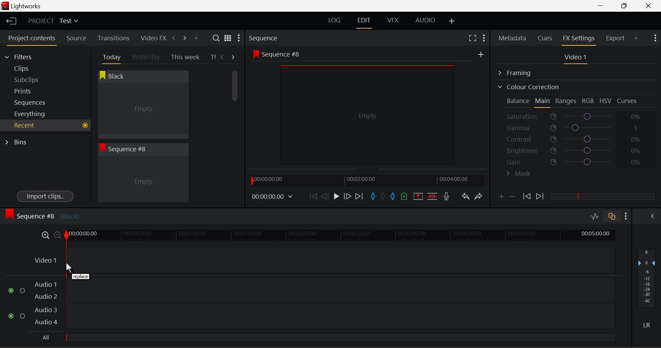 The image size is (661, 348). What do you see at coordinates (114, 38) in the screenshot?
I see `Transitions` at bounding box center [114, 38].